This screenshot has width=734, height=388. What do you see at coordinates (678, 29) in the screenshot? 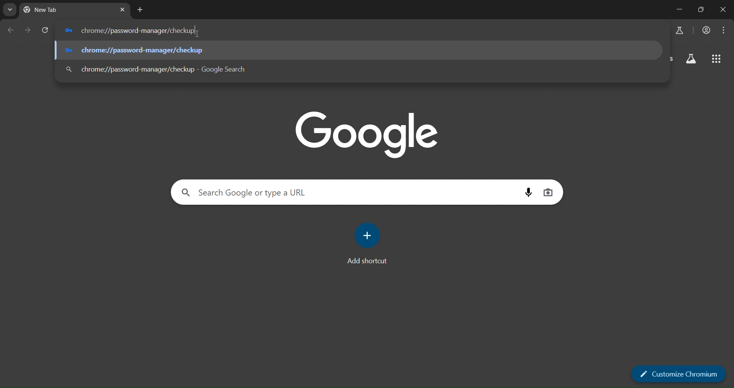
I see `search labs` at bounding box center [678, 29].